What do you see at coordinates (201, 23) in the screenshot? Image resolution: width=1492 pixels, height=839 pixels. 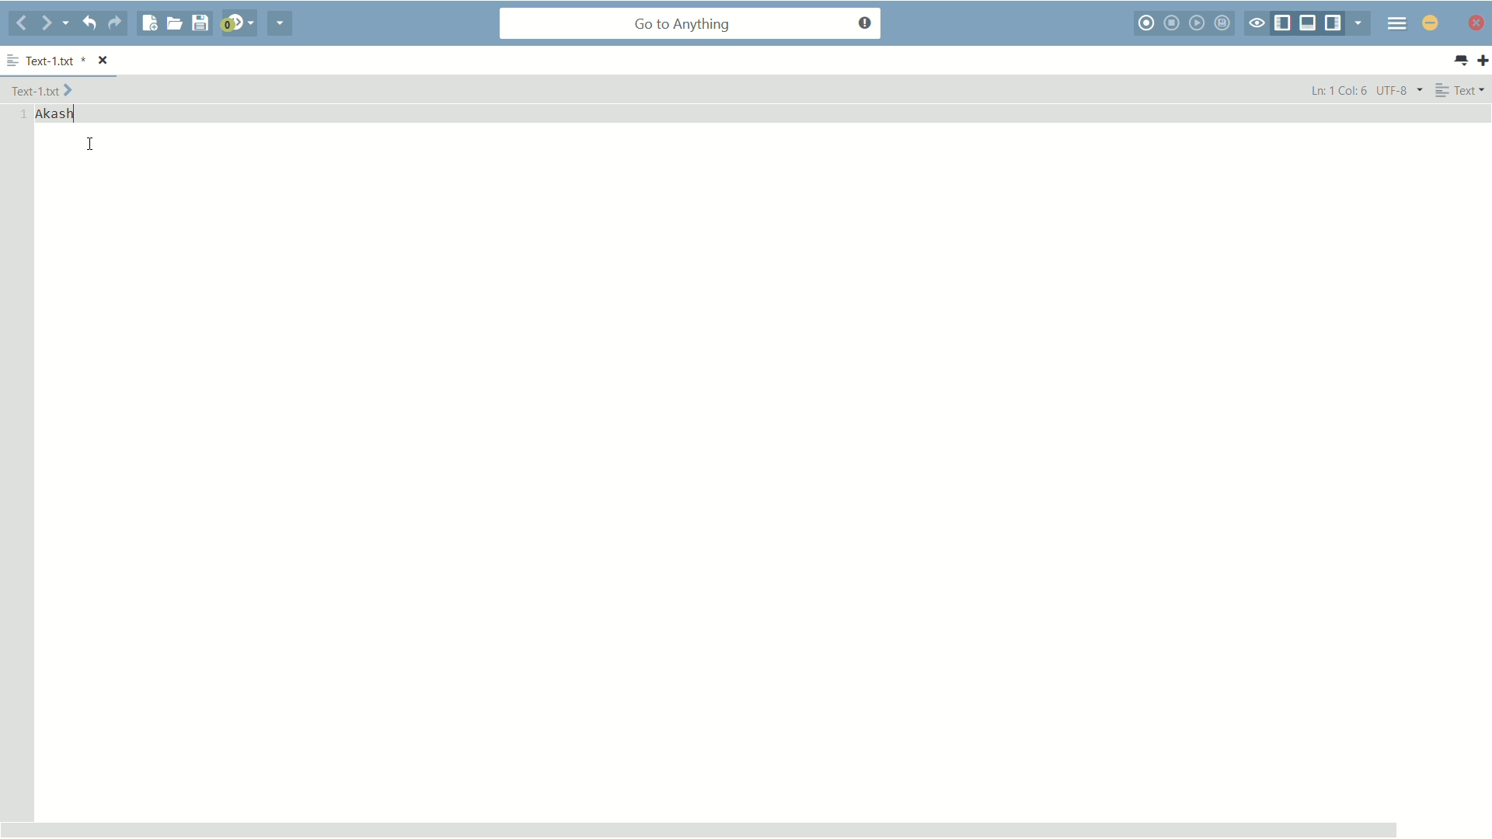 I see `save file` at bounding box center [201, 23].